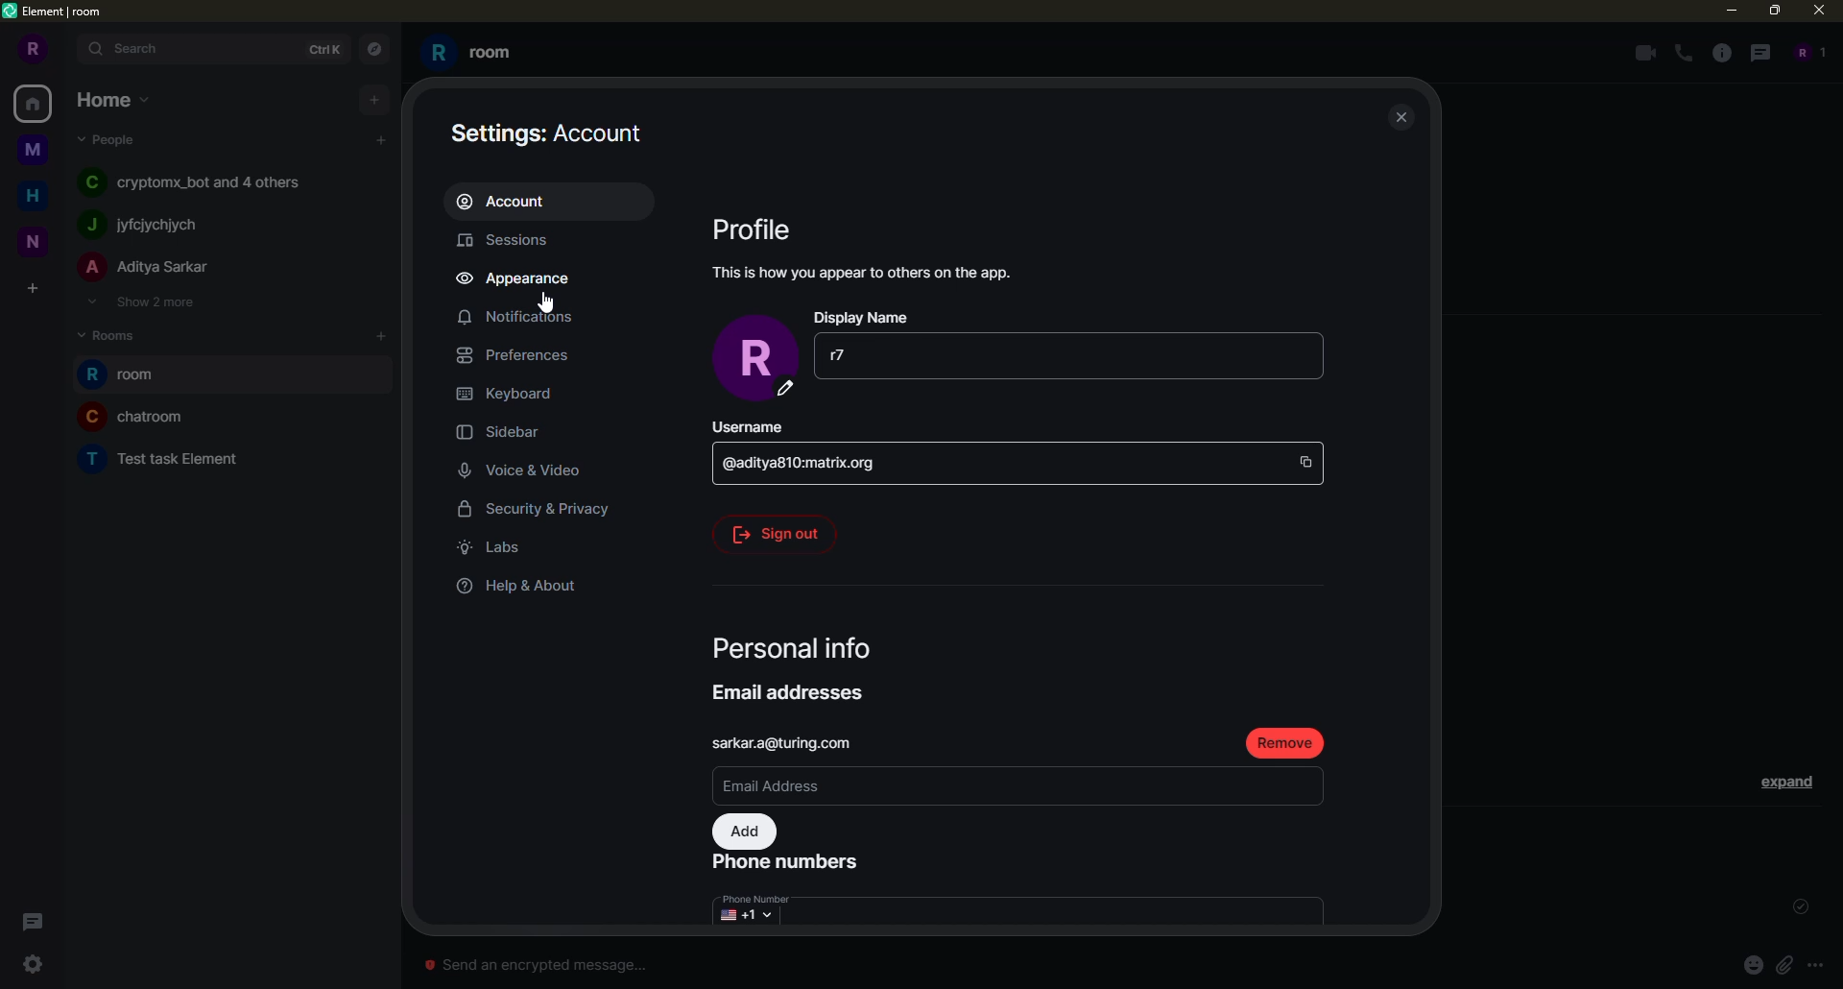  What do you see at coordinates (747, 426) in the screenshot?
I see `username` at bounding box center [747, 426].